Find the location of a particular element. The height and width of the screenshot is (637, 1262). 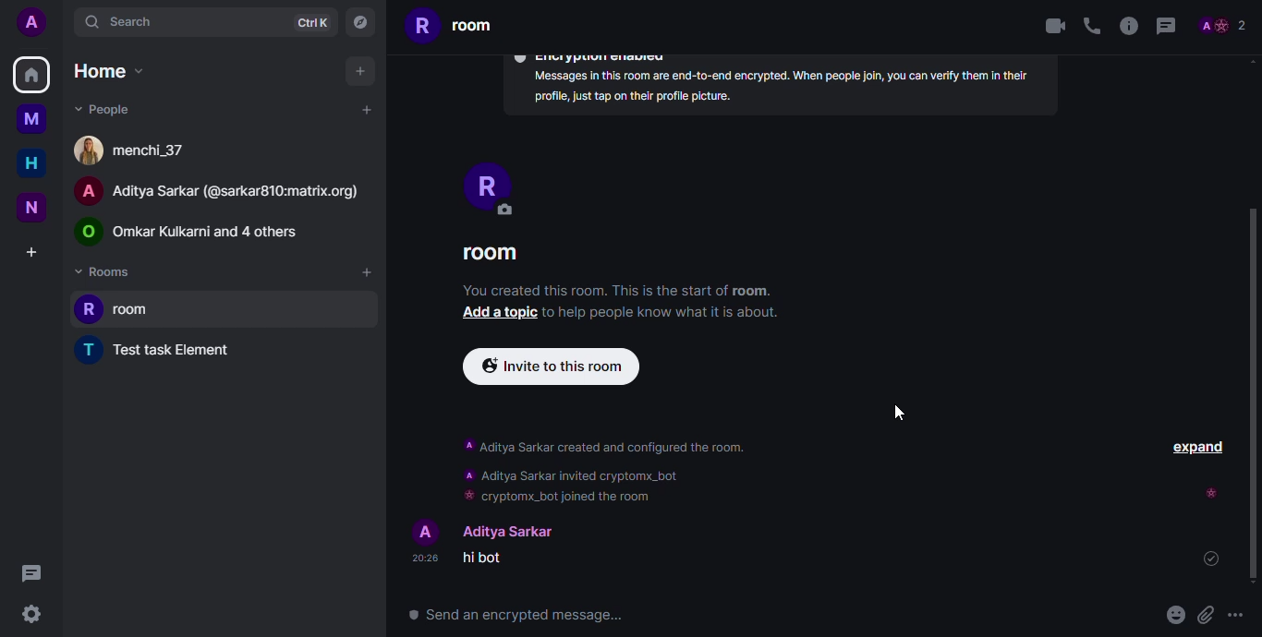

cryptomx_bot joined the room is located at coordinates (552, 499).